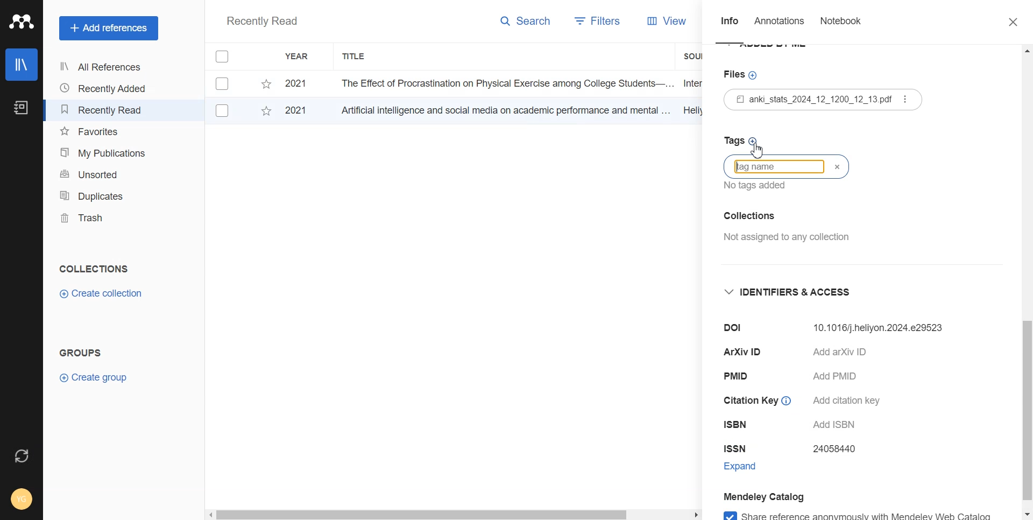  Describe the element at coordinates (105, 110) in the screenshot. I see `Recently Read` at that location.